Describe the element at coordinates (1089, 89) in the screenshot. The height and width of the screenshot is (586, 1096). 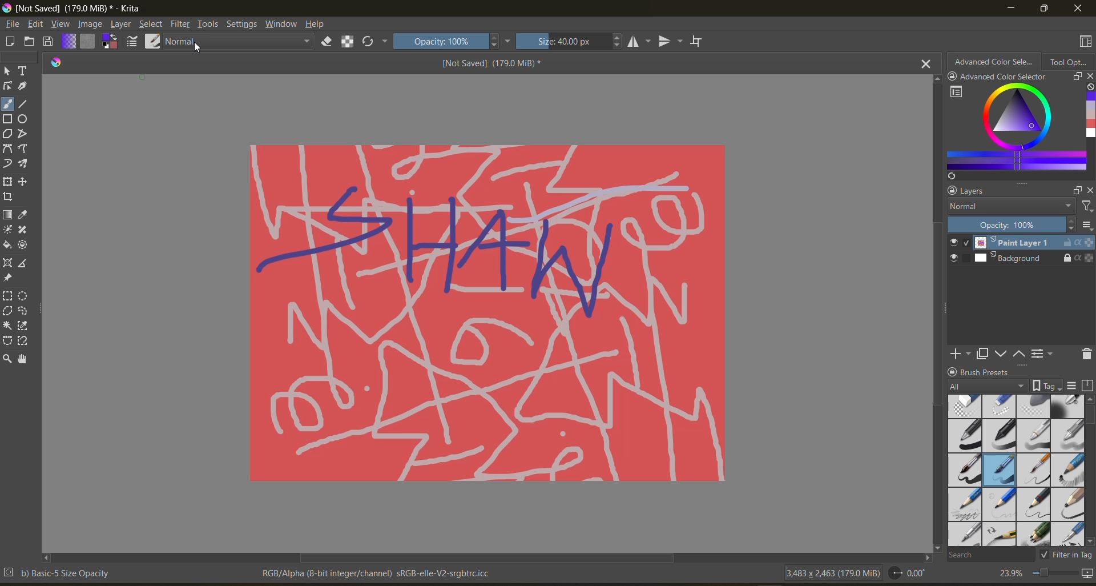
I see `clear all color history` at that location.